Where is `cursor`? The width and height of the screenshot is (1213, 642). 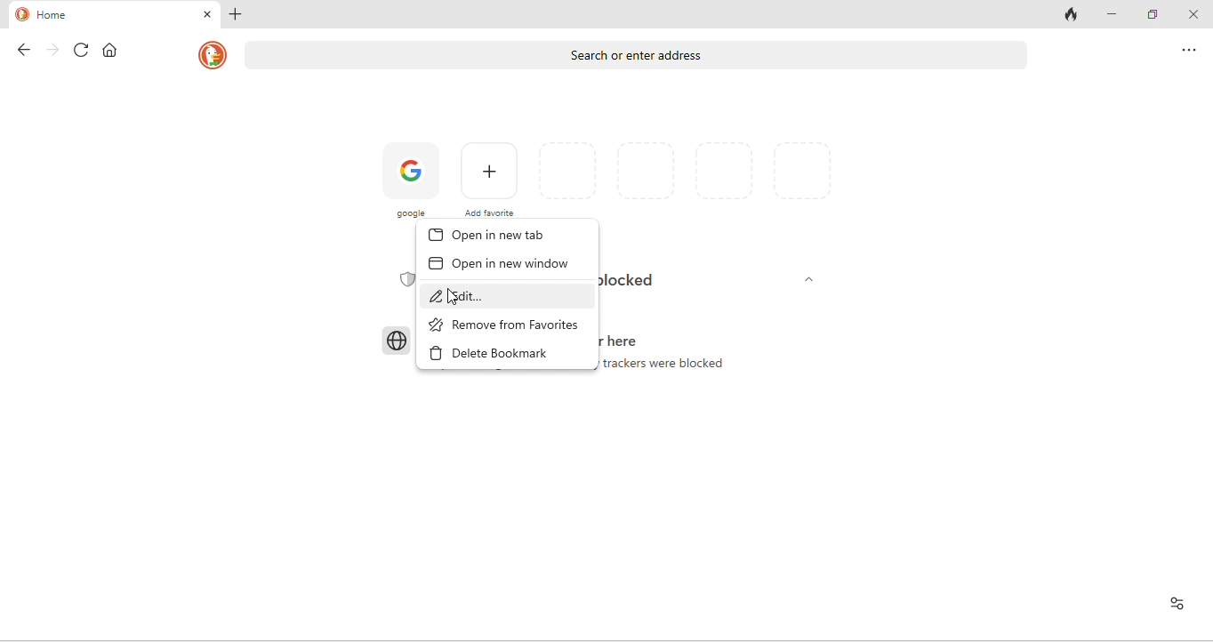
cursor is located at coordinates (450, 295).